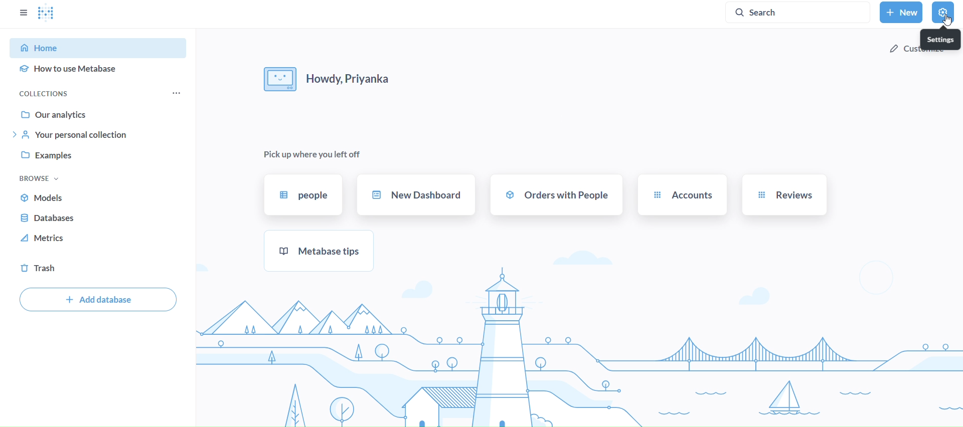  What do you see at coordinates (97, 300) in the screenshot?
I see `add database` at bounding box center [97, 300].